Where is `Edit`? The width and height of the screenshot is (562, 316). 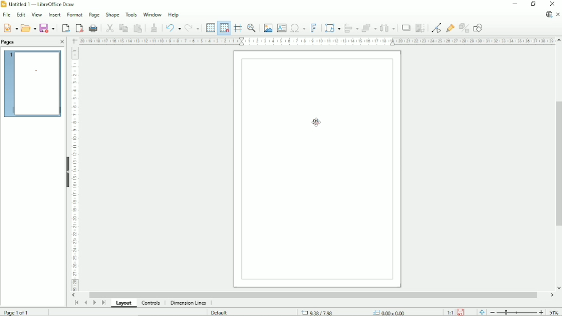 Edit is located at coordinates (21, 14).